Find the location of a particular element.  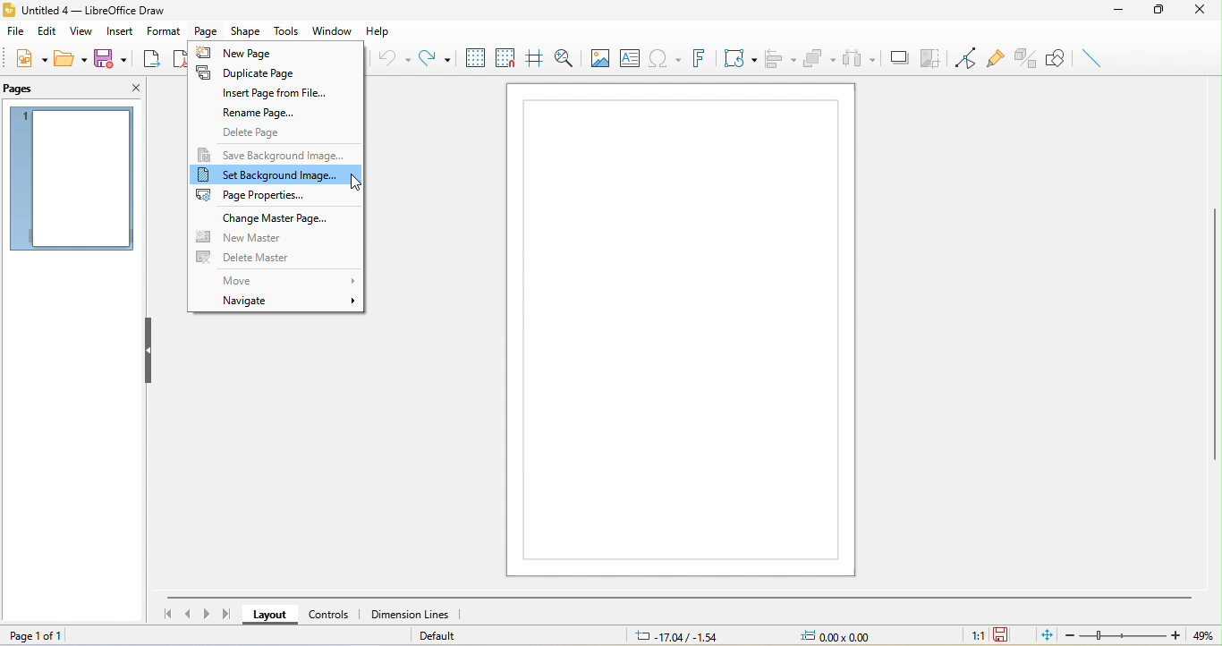

file is located at coordinates (18, 32).